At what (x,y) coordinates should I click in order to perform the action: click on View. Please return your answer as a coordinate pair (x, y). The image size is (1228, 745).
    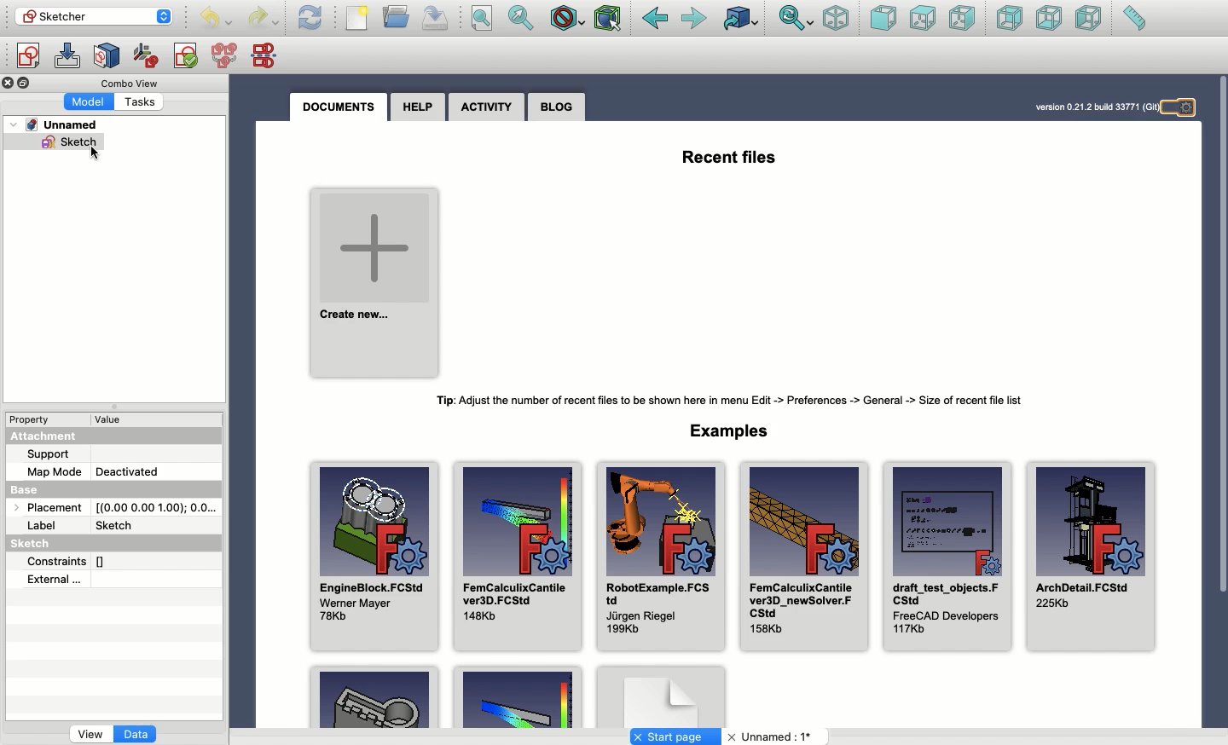
    Looking at the image, I should click on (90, 736).